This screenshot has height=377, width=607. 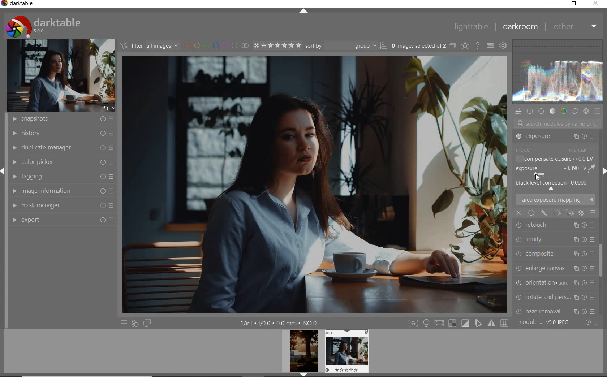 I want to click on RESET OR PRESET & PREFERANCE, so click(x=591, y=324).